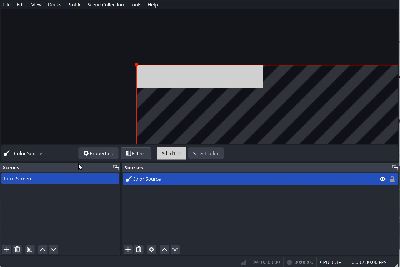  I want to click on Add Scene, so click(6, 250).